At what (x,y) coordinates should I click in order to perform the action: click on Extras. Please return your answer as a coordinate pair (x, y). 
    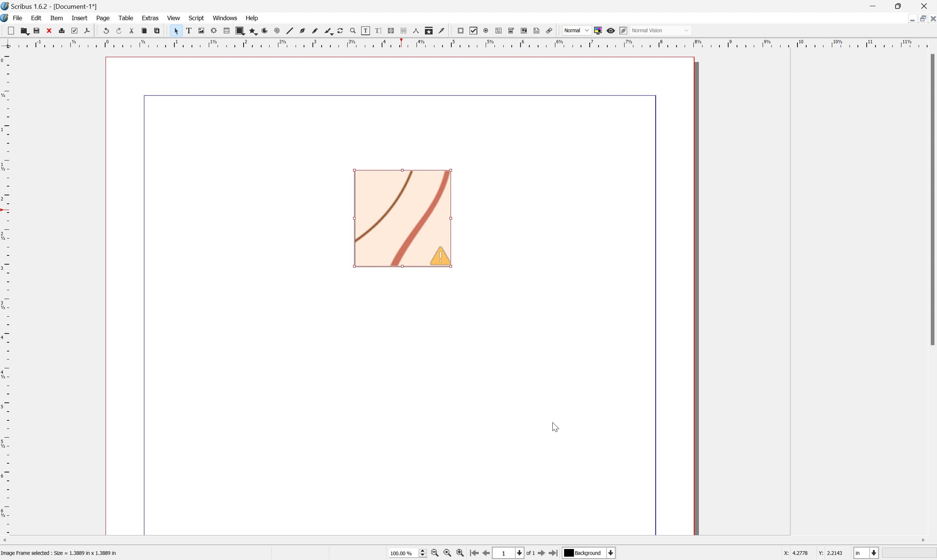
    Looking at the image, I should click on (151, 19).